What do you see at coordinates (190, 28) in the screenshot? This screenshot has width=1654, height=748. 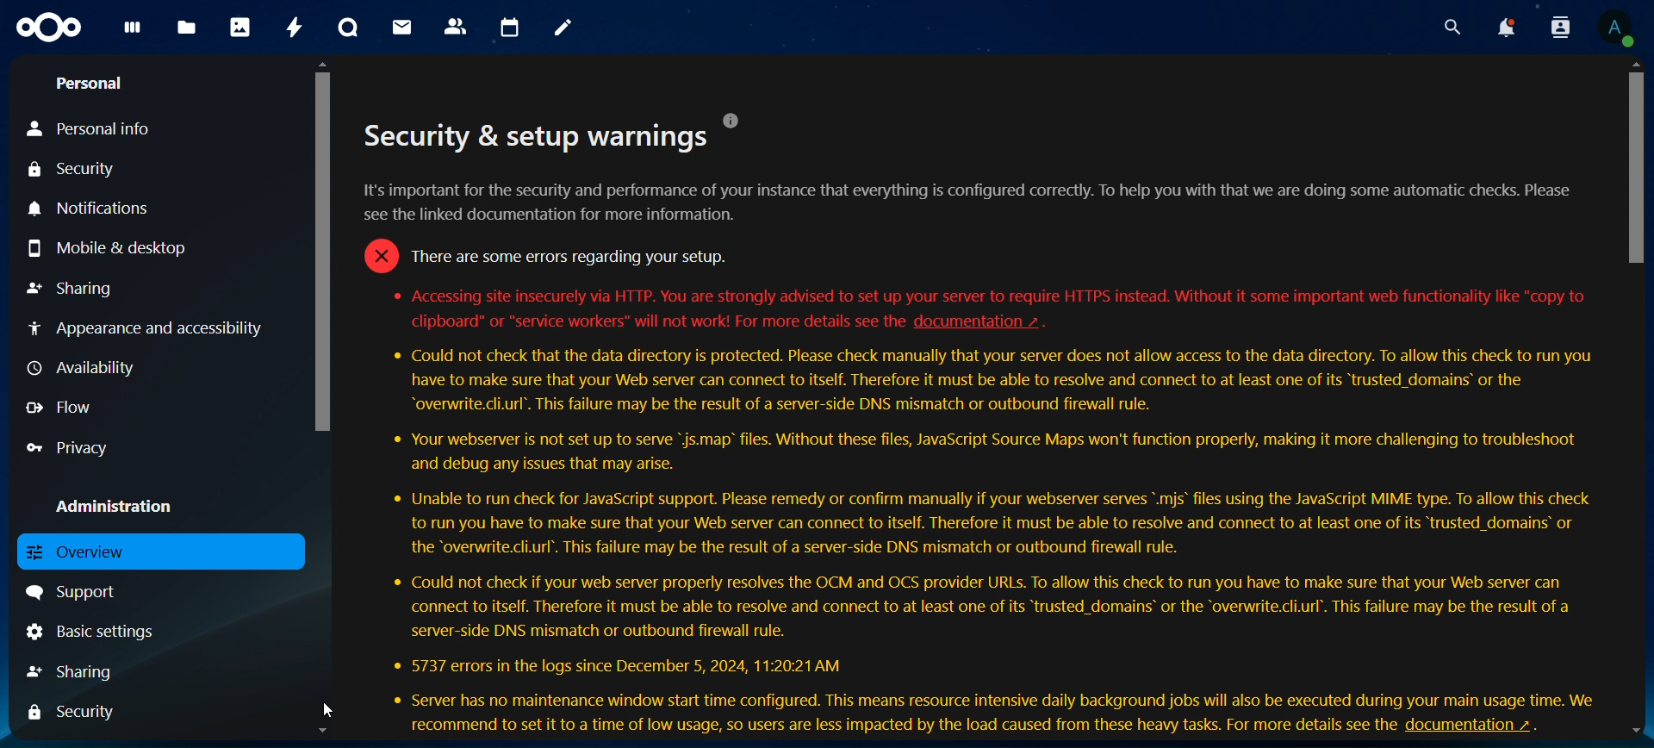 I see `files` at bounding box center [190, 28].